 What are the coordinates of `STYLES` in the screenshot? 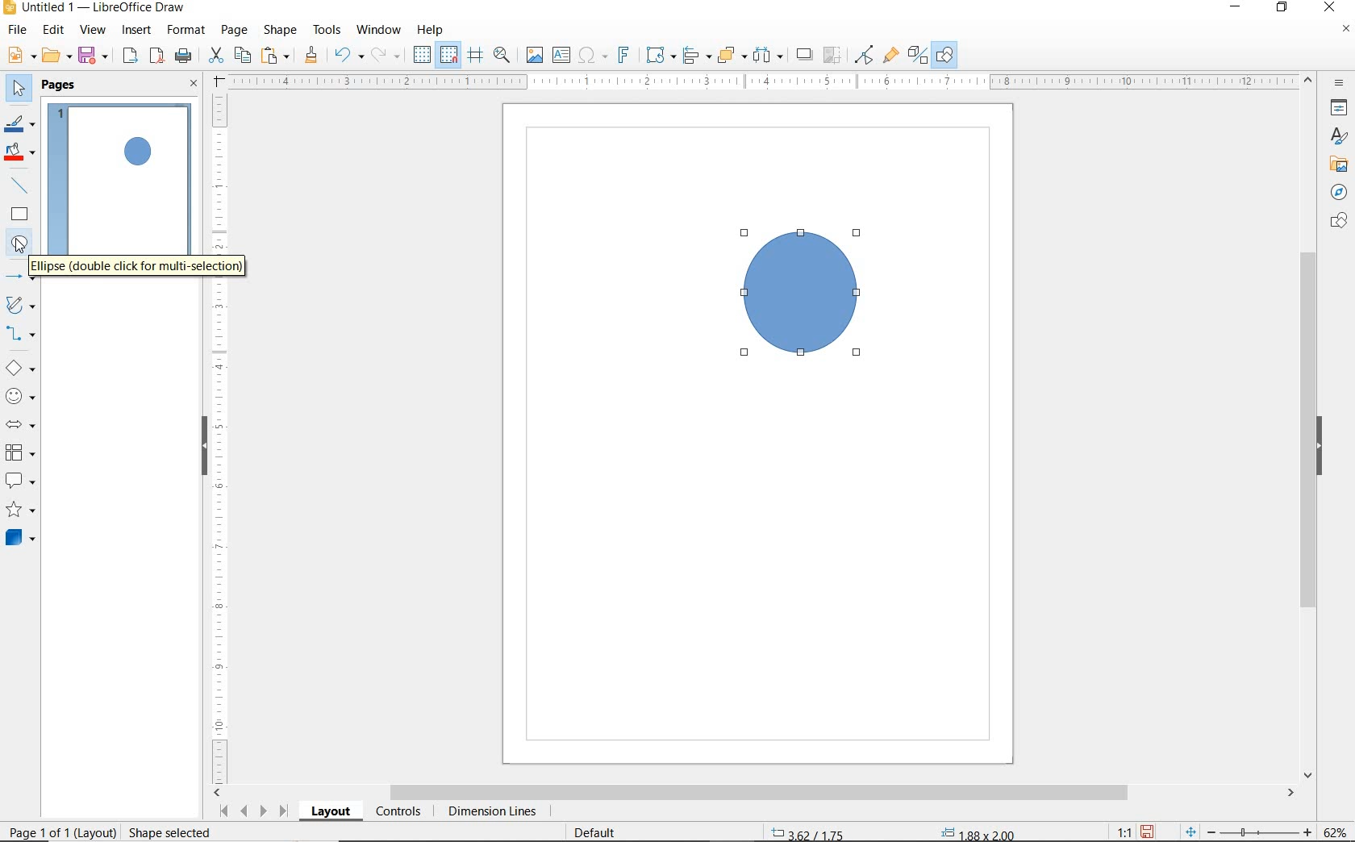 It's located at (1335, 139).